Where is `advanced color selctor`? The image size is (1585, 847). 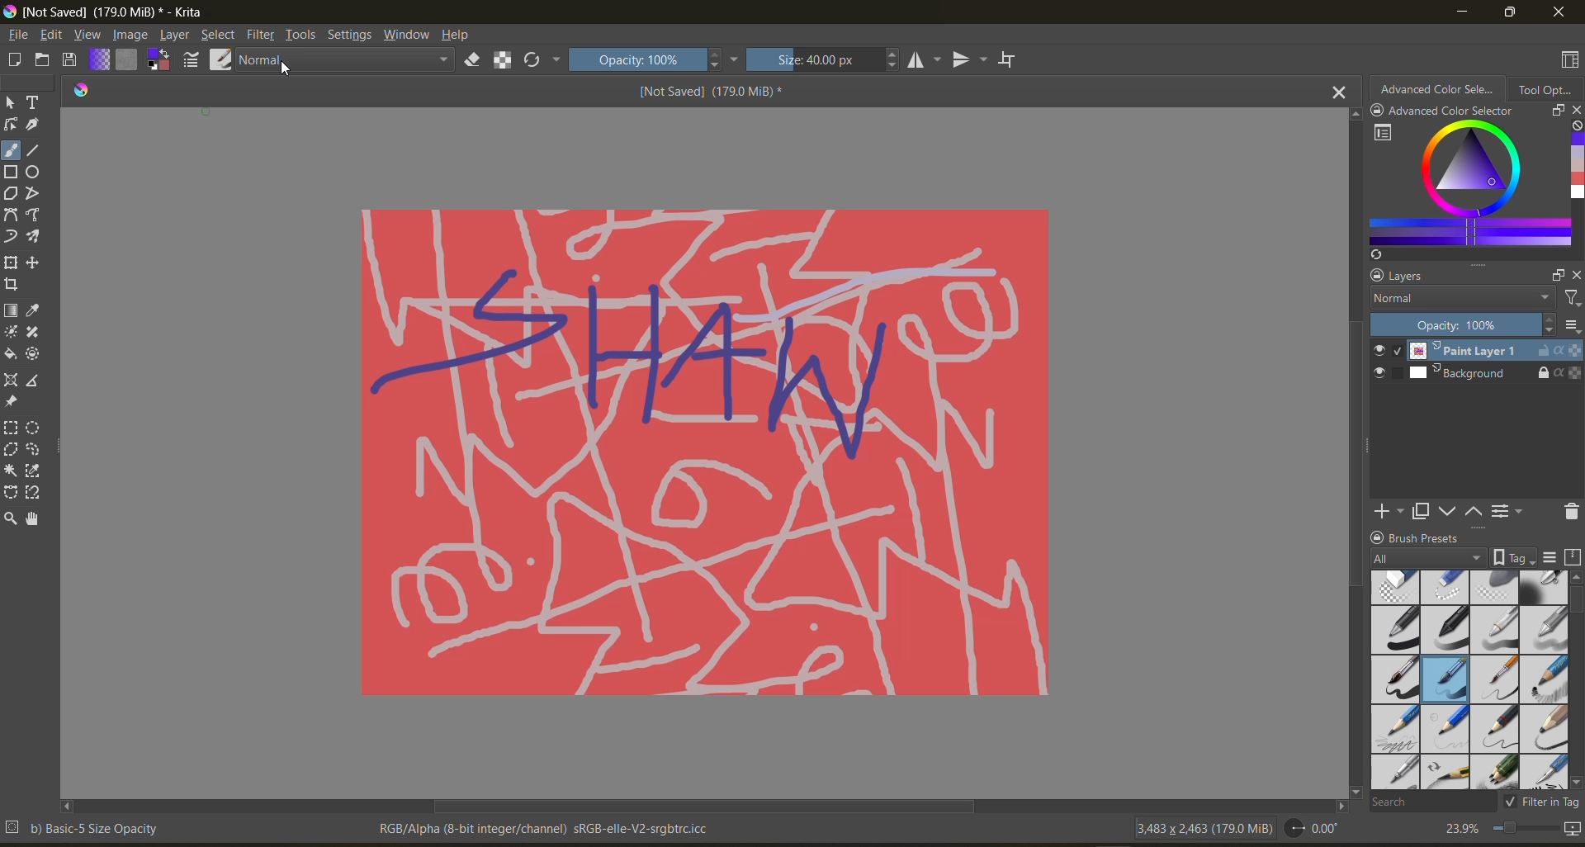
advanced color selctor is located at coordinates (1444, 110).